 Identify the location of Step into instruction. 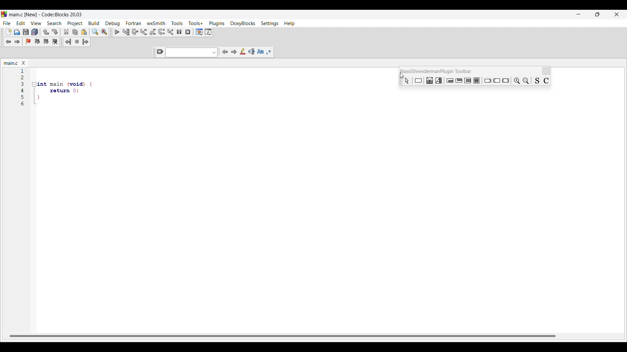
(170, 32).